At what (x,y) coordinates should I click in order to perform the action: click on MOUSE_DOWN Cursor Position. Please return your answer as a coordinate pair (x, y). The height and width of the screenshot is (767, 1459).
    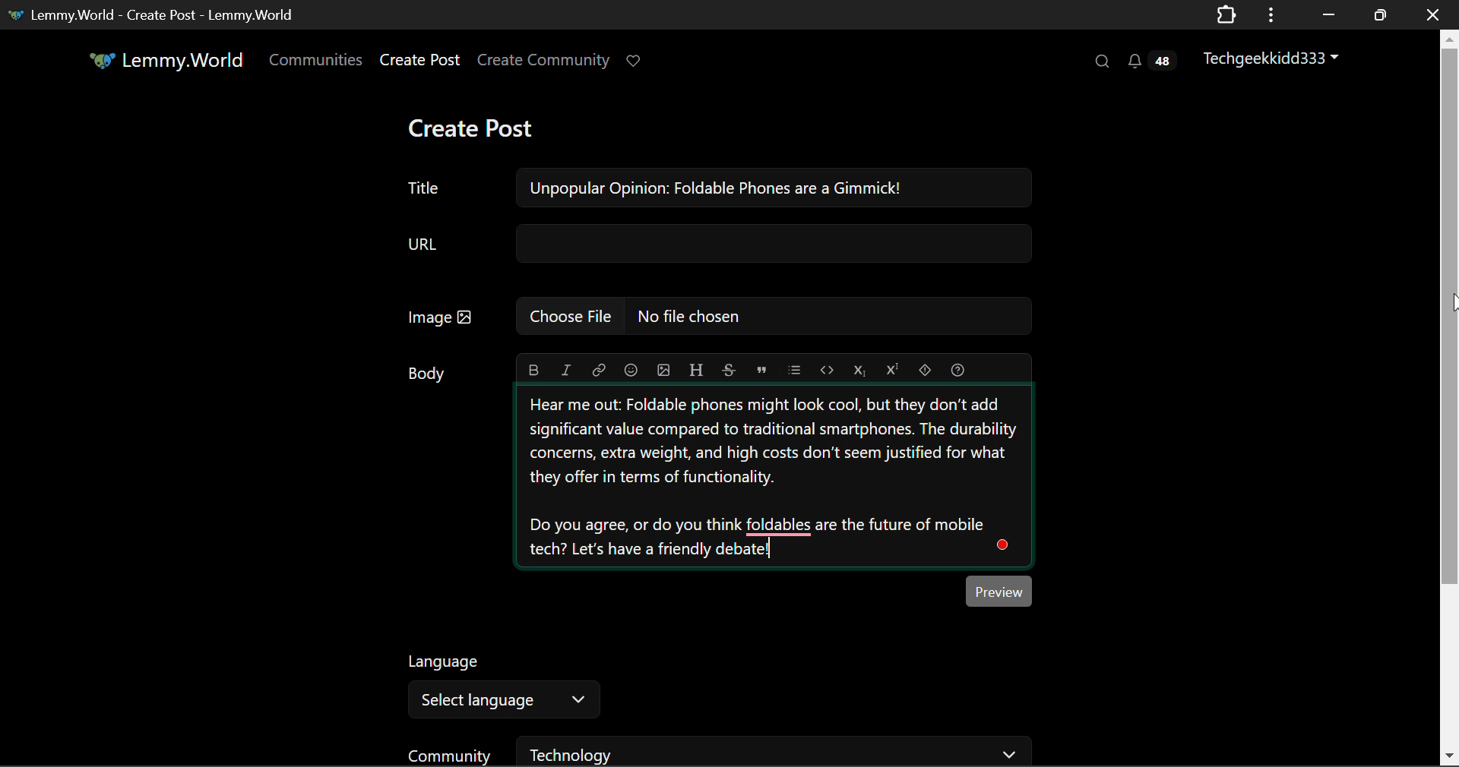
    Looking at the image, I should click on (1450, 302).